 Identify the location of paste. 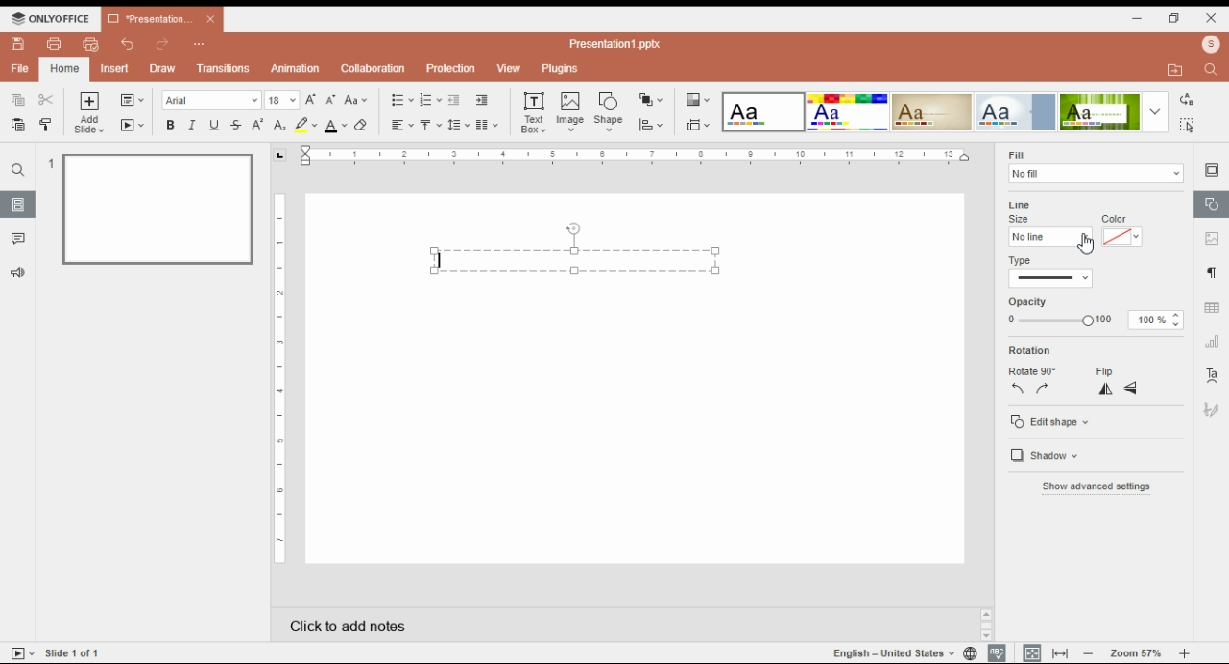
(19, 124).